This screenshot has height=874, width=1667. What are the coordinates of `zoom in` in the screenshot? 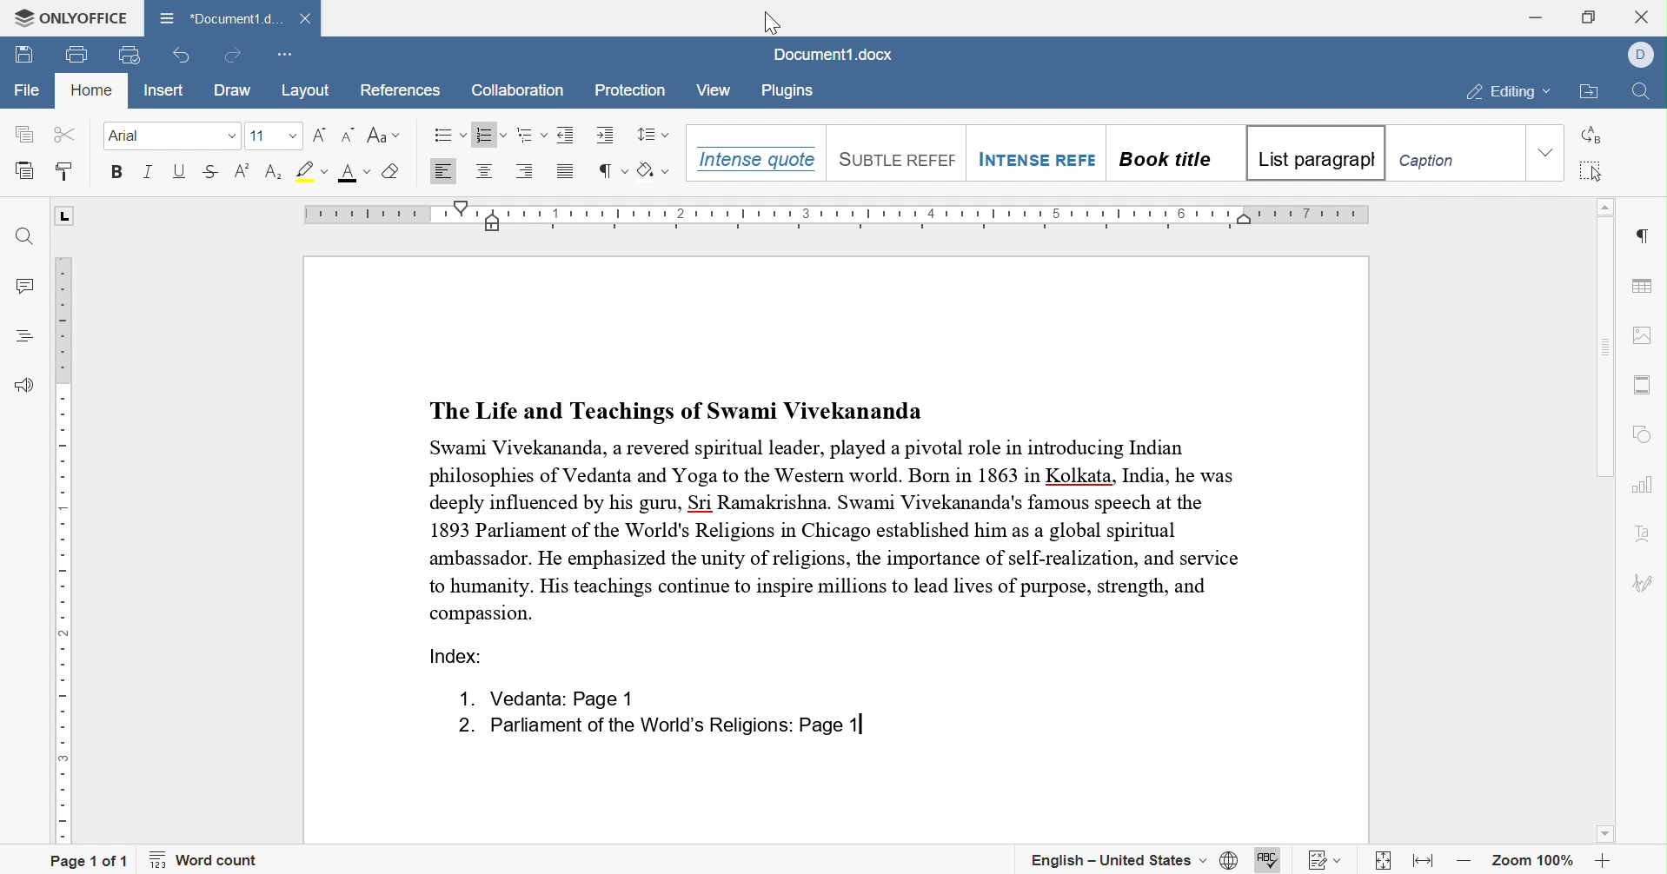 It's located at (1604, 863).